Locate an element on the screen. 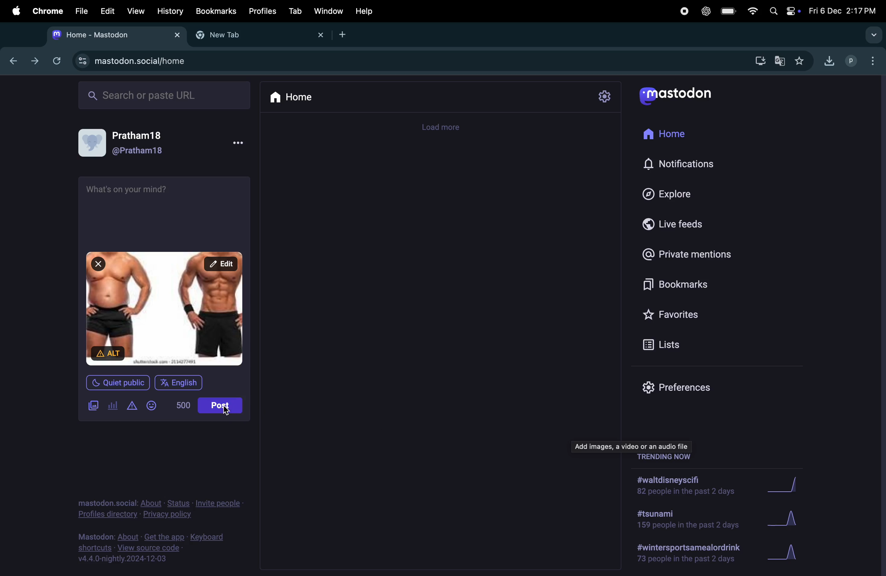 The image size is (886, 576). privacy policy is located at coordinates (160, 507).